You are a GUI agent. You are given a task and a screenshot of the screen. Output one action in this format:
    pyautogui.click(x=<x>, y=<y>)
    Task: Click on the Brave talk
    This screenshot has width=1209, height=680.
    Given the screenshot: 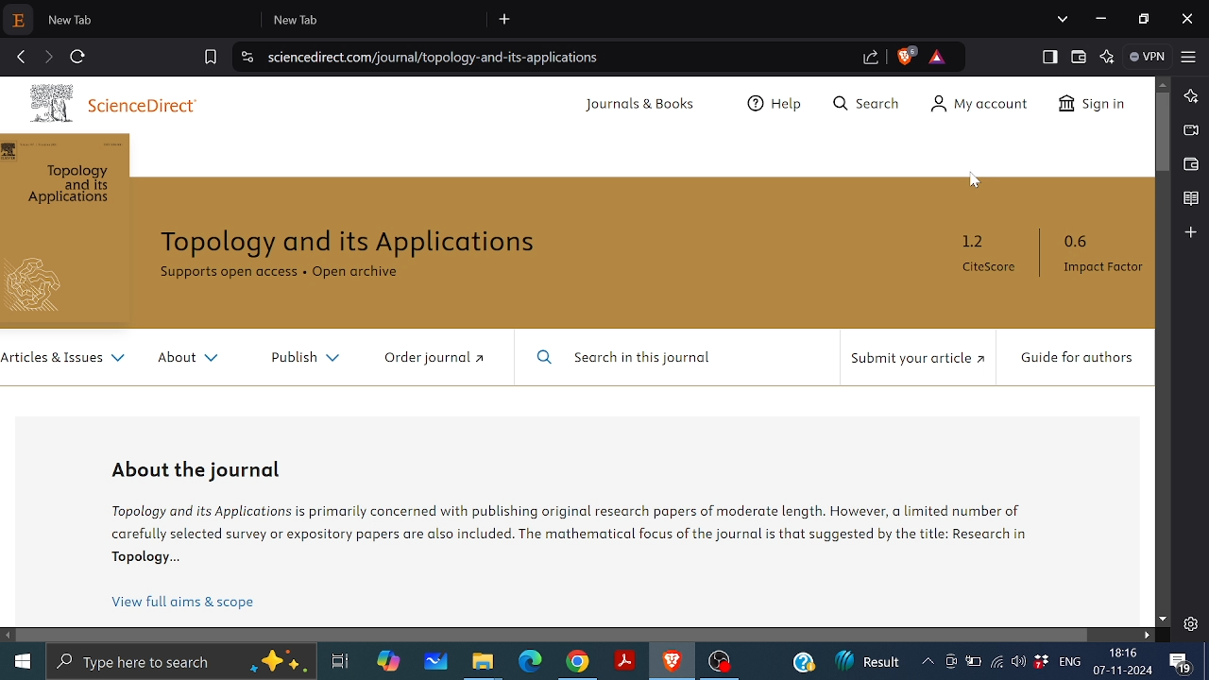 What is the action you would take?
    pyautogui.click(x=1189, y=129)
    